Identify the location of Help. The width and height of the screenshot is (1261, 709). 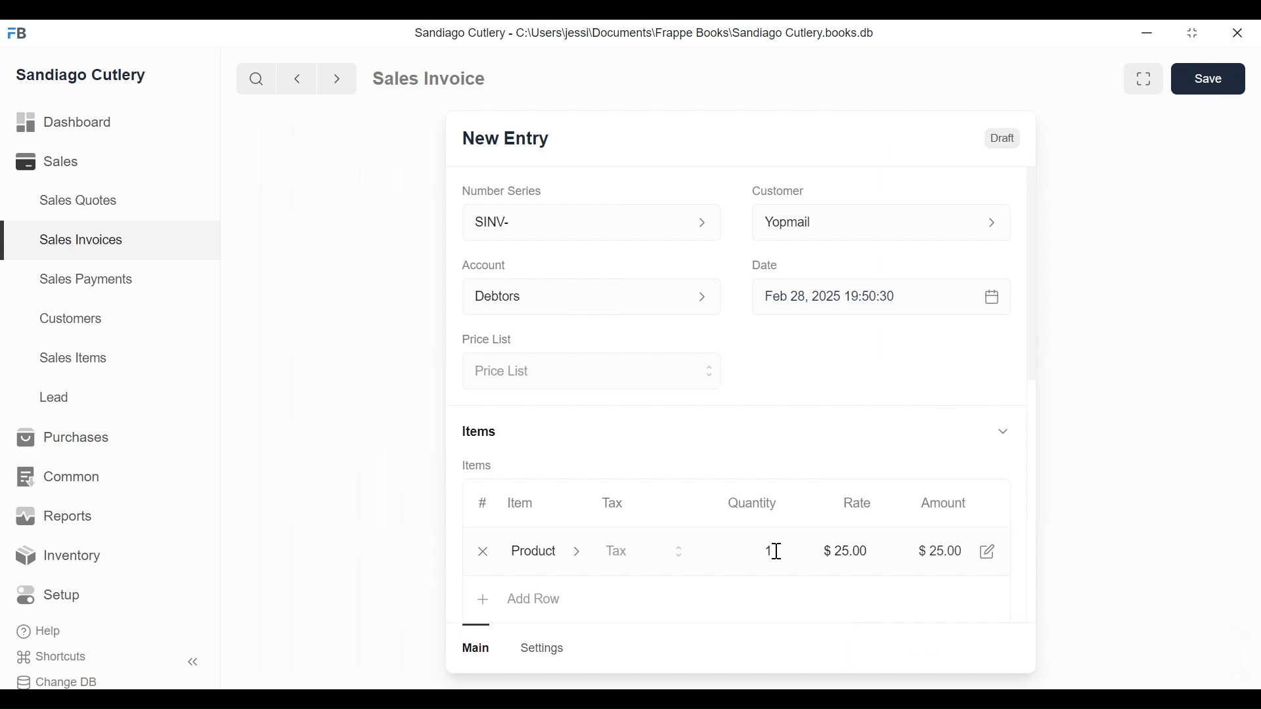
(40, 631).